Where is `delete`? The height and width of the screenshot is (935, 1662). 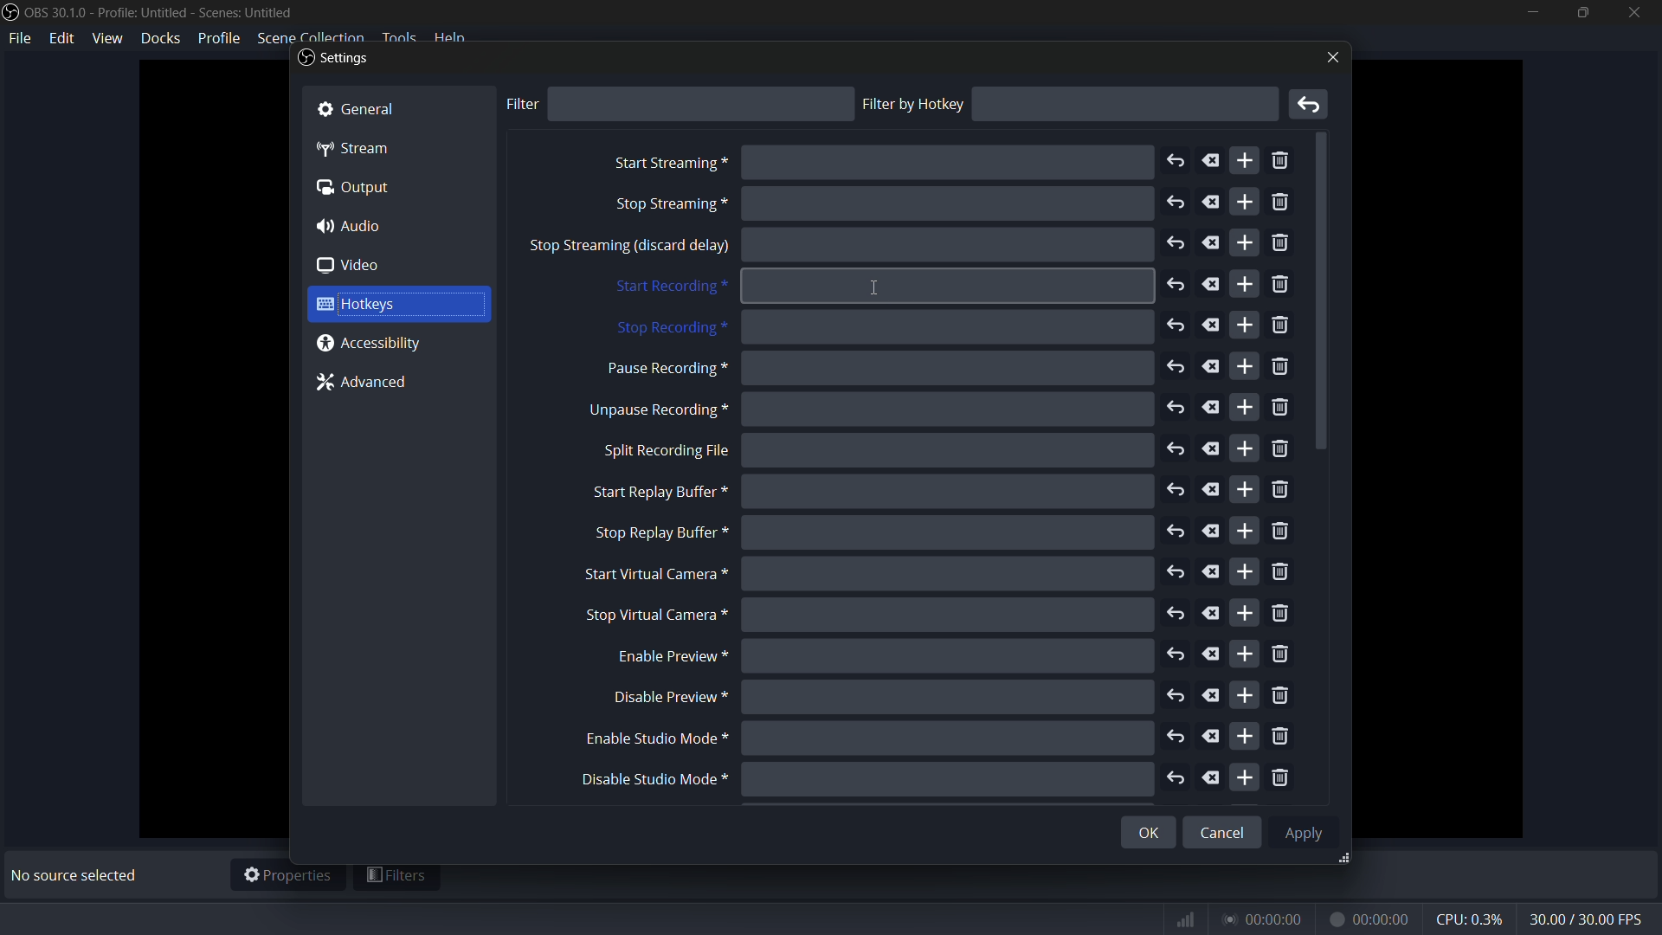
delete is located at coordinates (1213, 245).